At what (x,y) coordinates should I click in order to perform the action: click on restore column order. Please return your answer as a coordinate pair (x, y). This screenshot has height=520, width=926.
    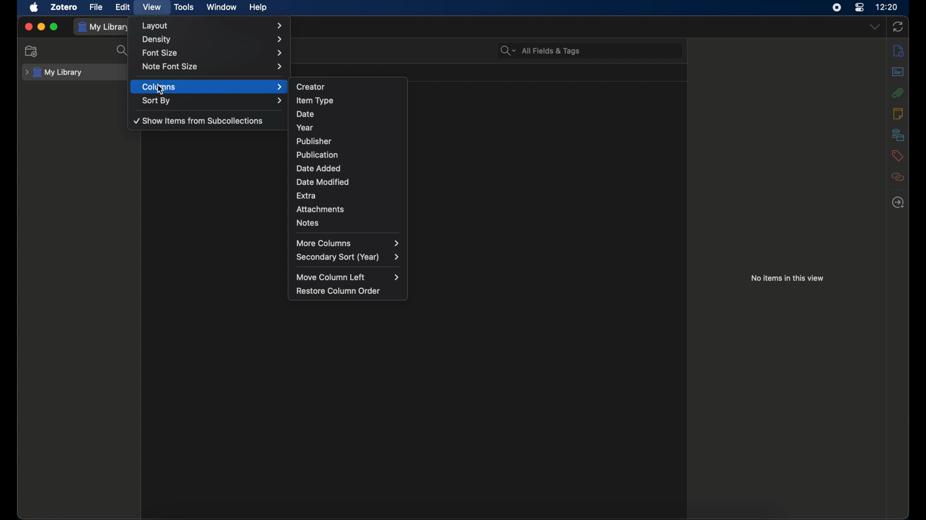
    Looking at the image, I should click on (339, 291).